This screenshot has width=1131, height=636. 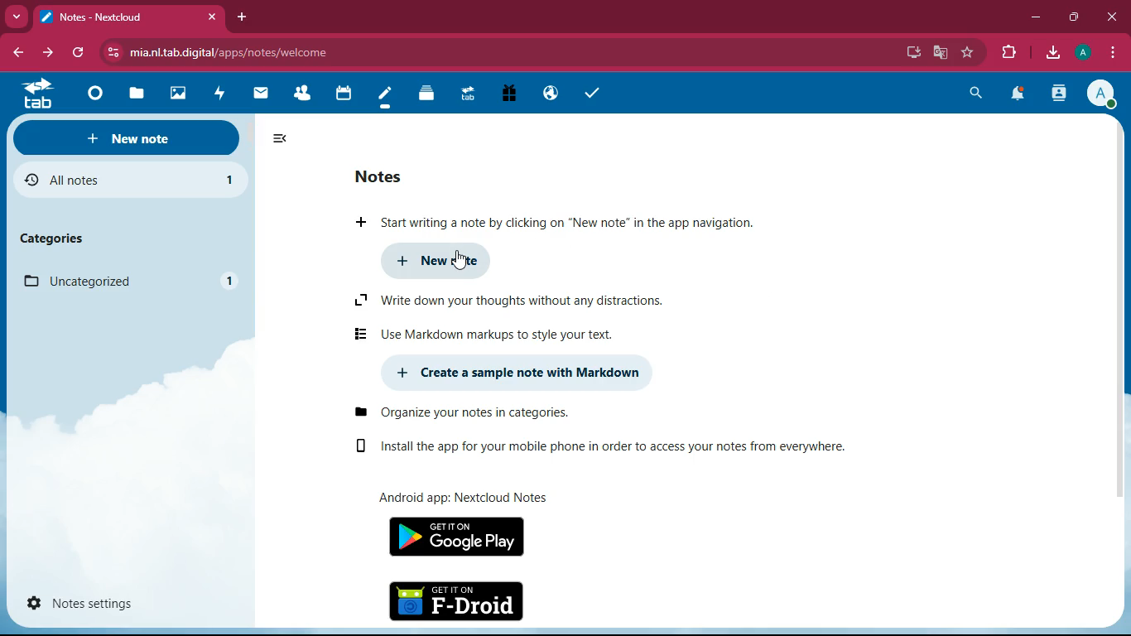 I want to click on new note, so click(x=437, y=259).